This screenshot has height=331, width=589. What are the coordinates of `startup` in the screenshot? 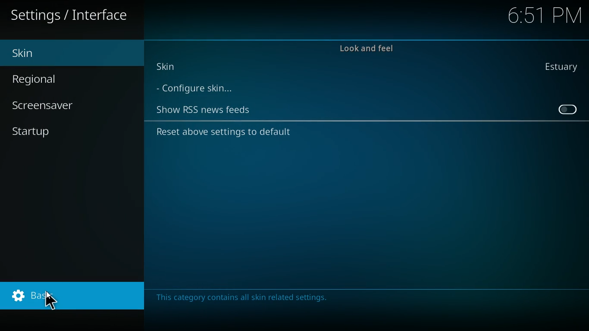 It's located at (59, 134).